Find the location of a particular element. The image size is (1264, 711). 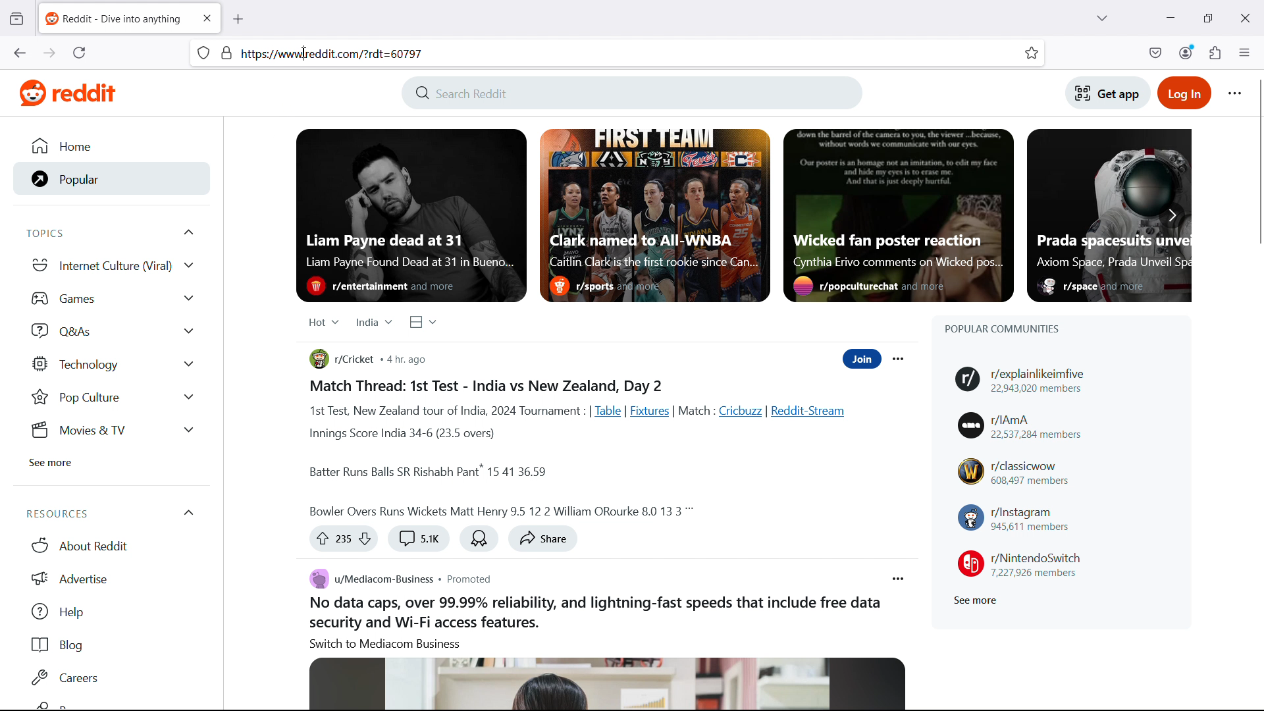

account is located at coordinates (1187, 51).